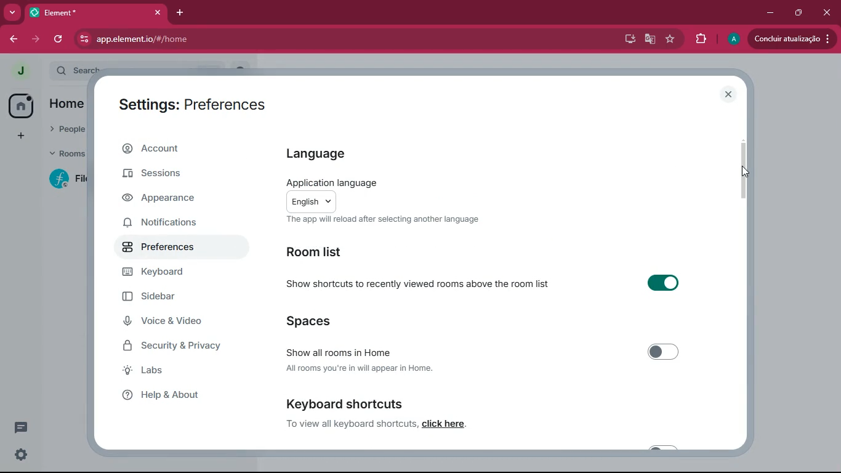 The image size is (841, 473). Describe the element at coordinates (748, 176) in the screenshot. I see `cursor` at that location.